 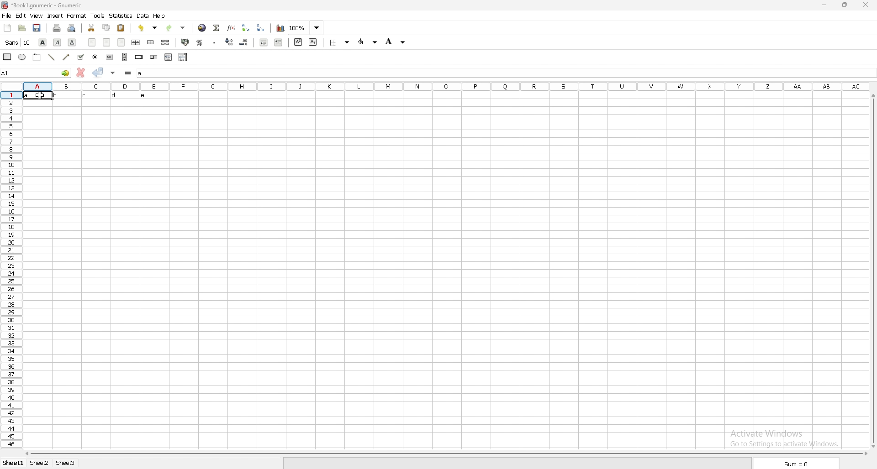 I want to click on font, so click(x=18, y=42).